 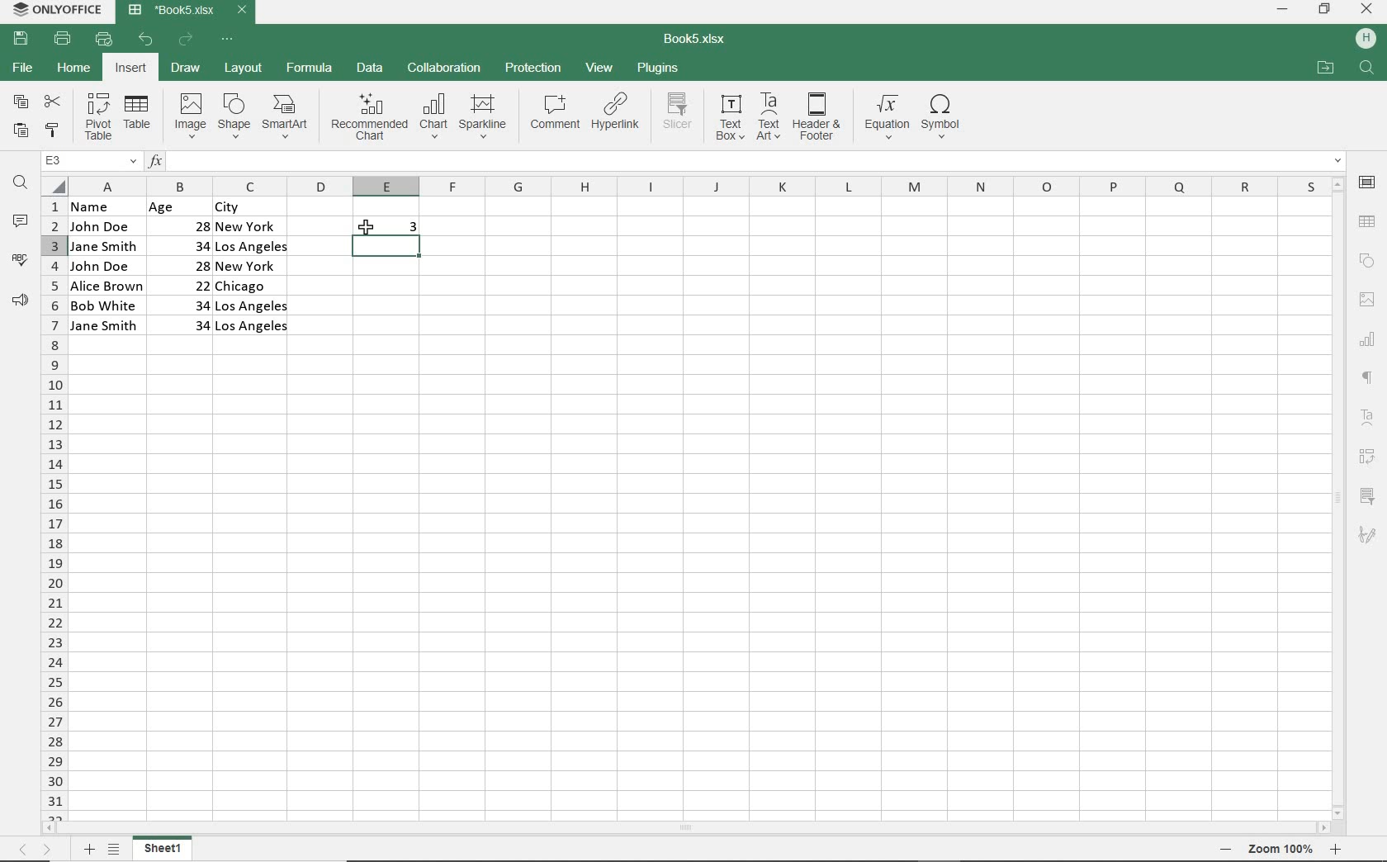 I want to click on Jane Smith, so click(x=102, y=246).